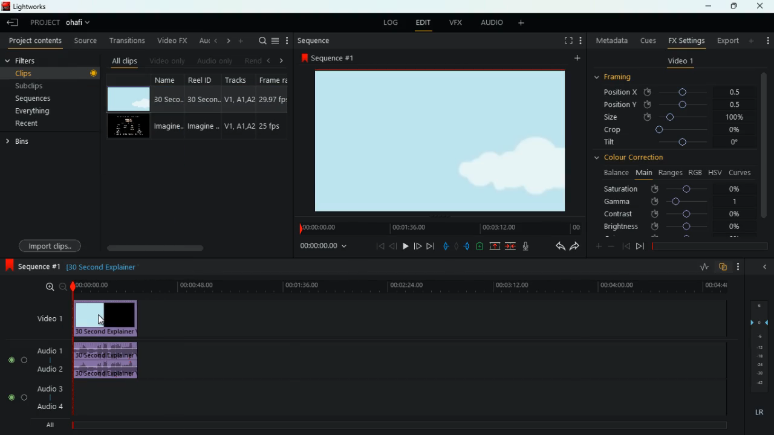 The height and width of the screenshot is (435, 774). Describe the element at coordinates (674, 105) in the screenshot. I see `position y` at that location.